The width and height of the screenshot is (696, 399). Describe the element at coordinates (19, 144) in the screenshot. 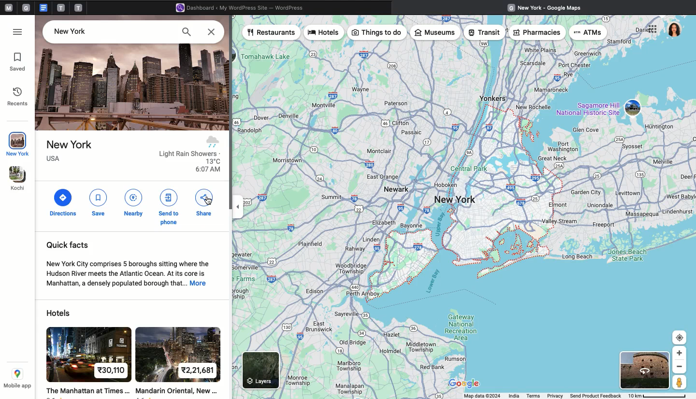

I see `New York` at that location.